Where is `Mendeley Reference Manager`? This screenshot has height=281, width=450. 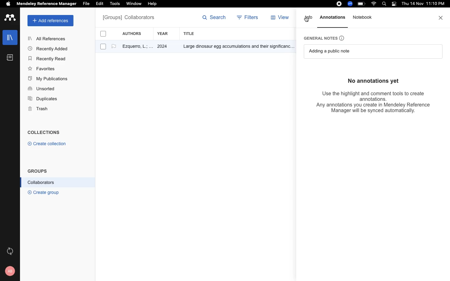
Mendeley Reference Manager is located at coordinates (47, 4).